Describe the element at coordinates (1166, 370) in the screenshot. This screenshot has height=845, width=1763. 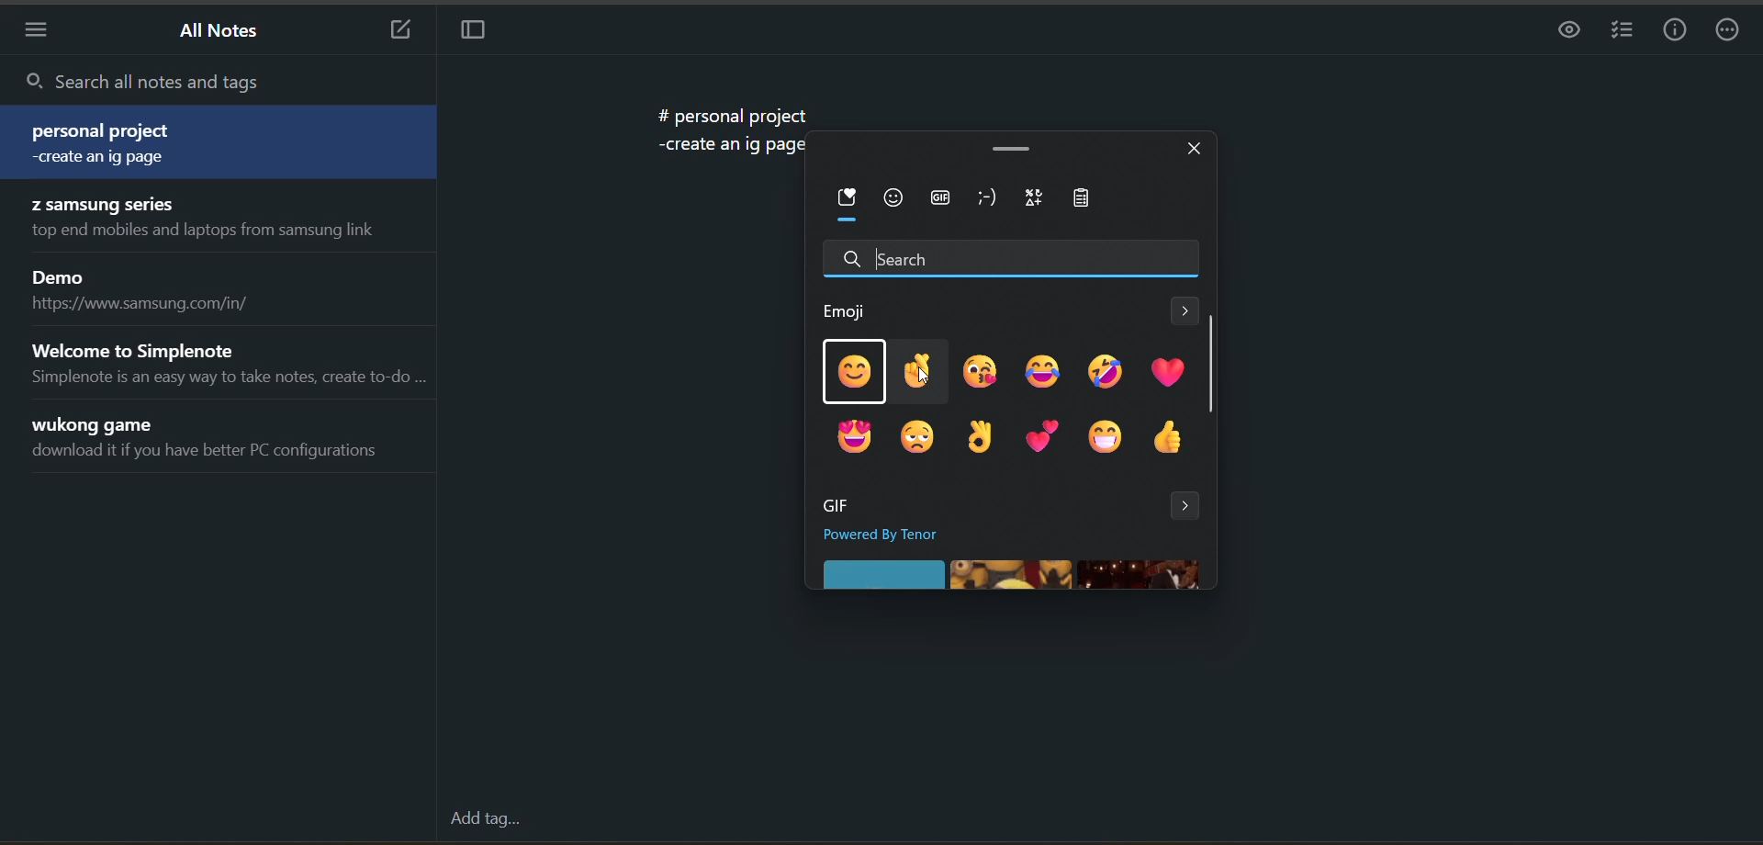
I see `emoji 6` at that location.